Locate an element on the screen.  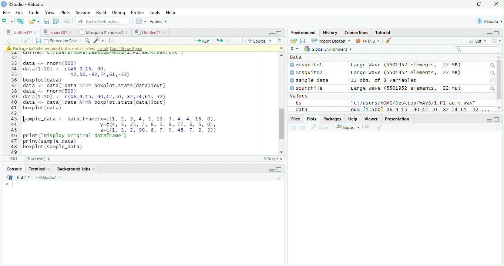
sample_data is located at coordinates (310, 81).